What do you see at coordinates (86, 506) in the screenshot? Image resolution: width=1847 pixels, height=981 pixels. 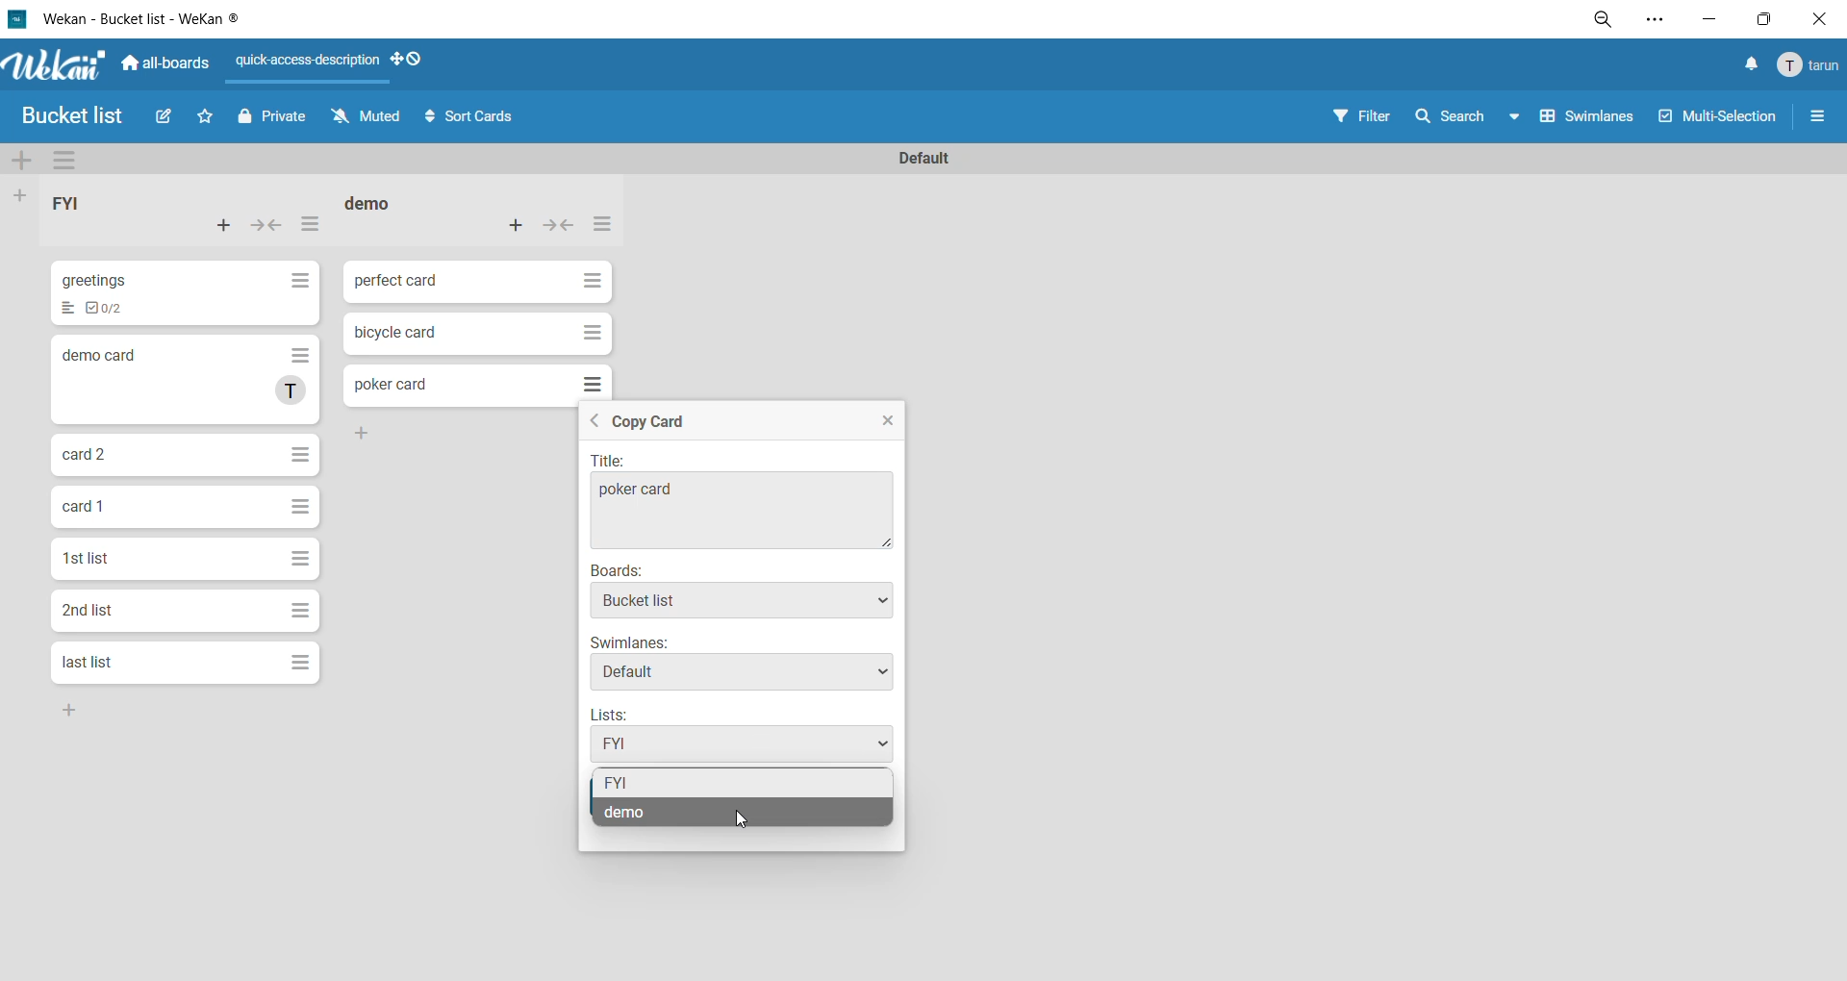 I see `card 1` at bounding box center [86, 506].